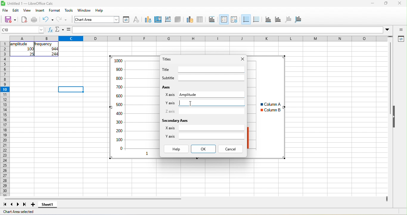 This screenshot has height=215, width=407. I want to click on export directly as pdf, so click(24, 20).